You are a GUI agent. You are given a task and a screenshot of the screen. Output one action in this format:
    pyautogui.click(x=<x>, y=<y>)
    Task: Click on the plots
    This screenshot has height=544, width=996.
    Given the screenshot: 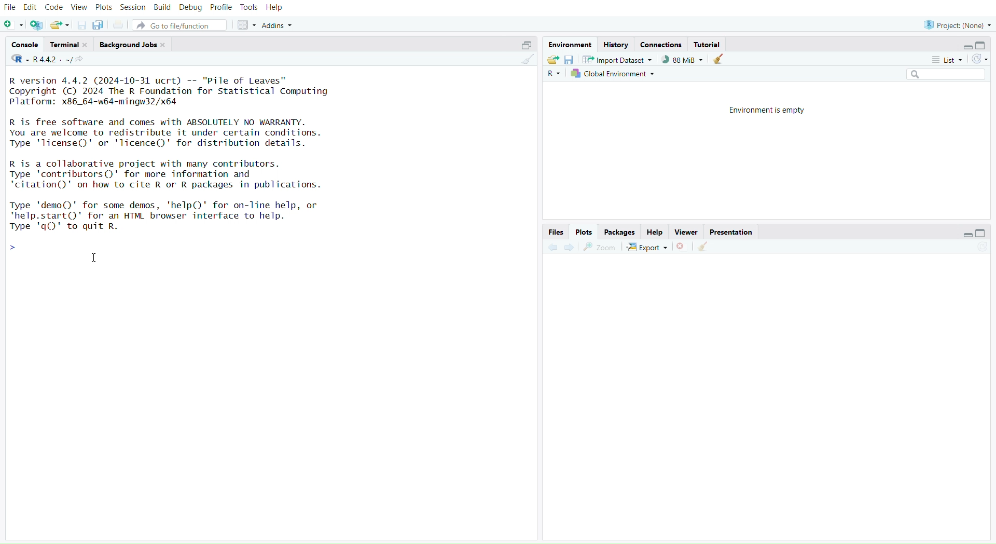 What is the action you would take?
    pyautogui.click(x=104, y=7)
    